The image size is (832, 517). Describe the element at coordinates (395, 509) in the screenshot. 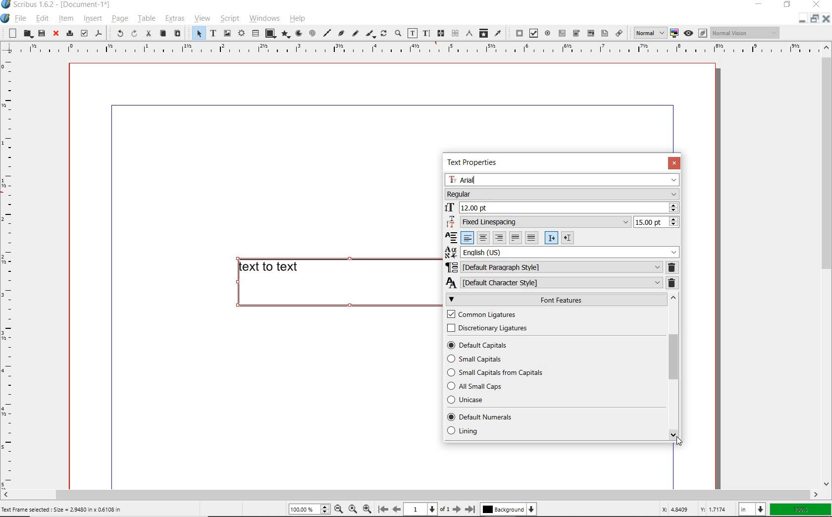

I see `Previous page` at that location.